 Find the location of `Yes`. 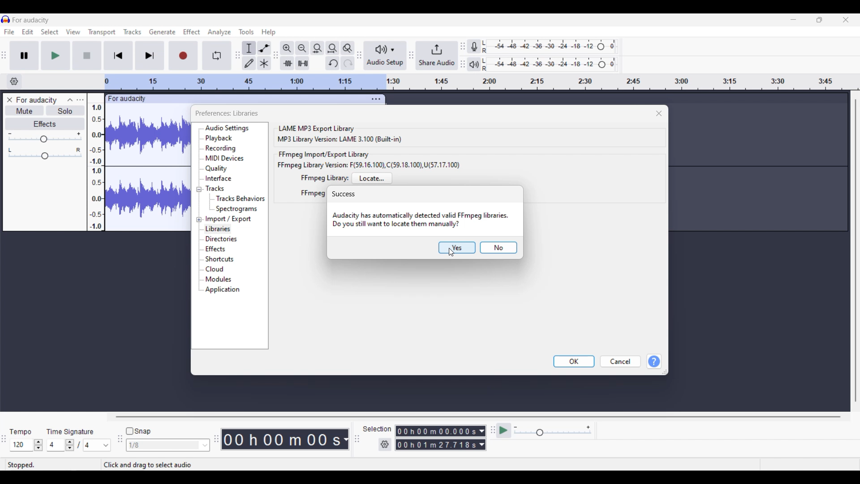

Yes is located at coordinates (457, 248).